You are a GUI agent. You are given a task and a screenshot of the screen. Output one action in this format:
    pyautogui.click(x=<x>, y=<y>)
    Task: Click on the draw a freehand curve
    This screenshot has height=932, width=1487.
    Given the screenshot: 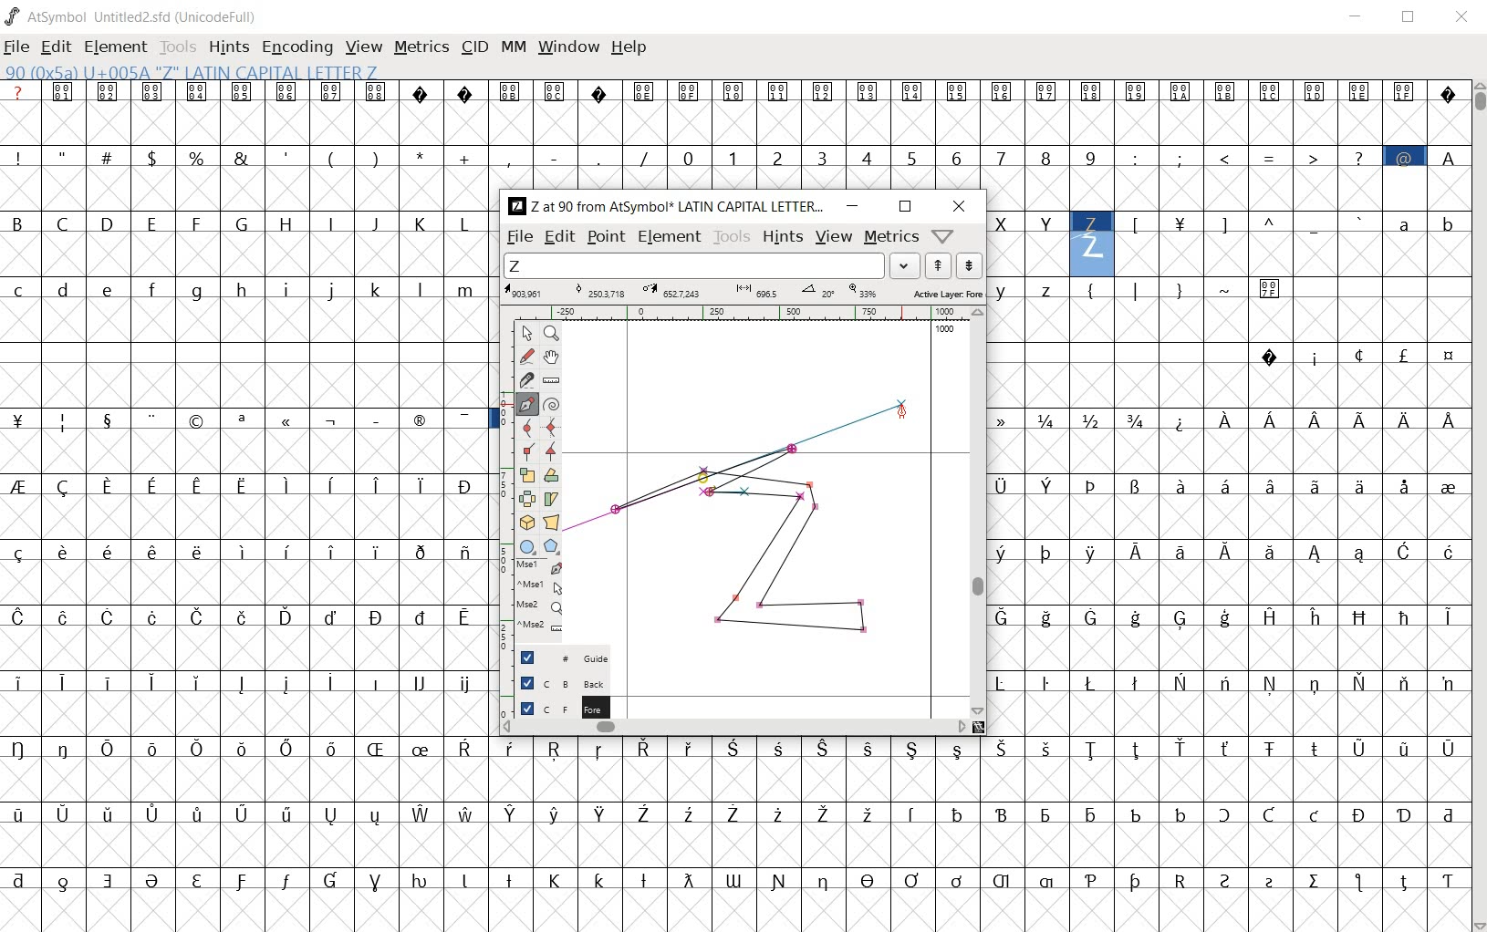 What is the action you would take?
    pyautogui.click(x=526, y=357)
    